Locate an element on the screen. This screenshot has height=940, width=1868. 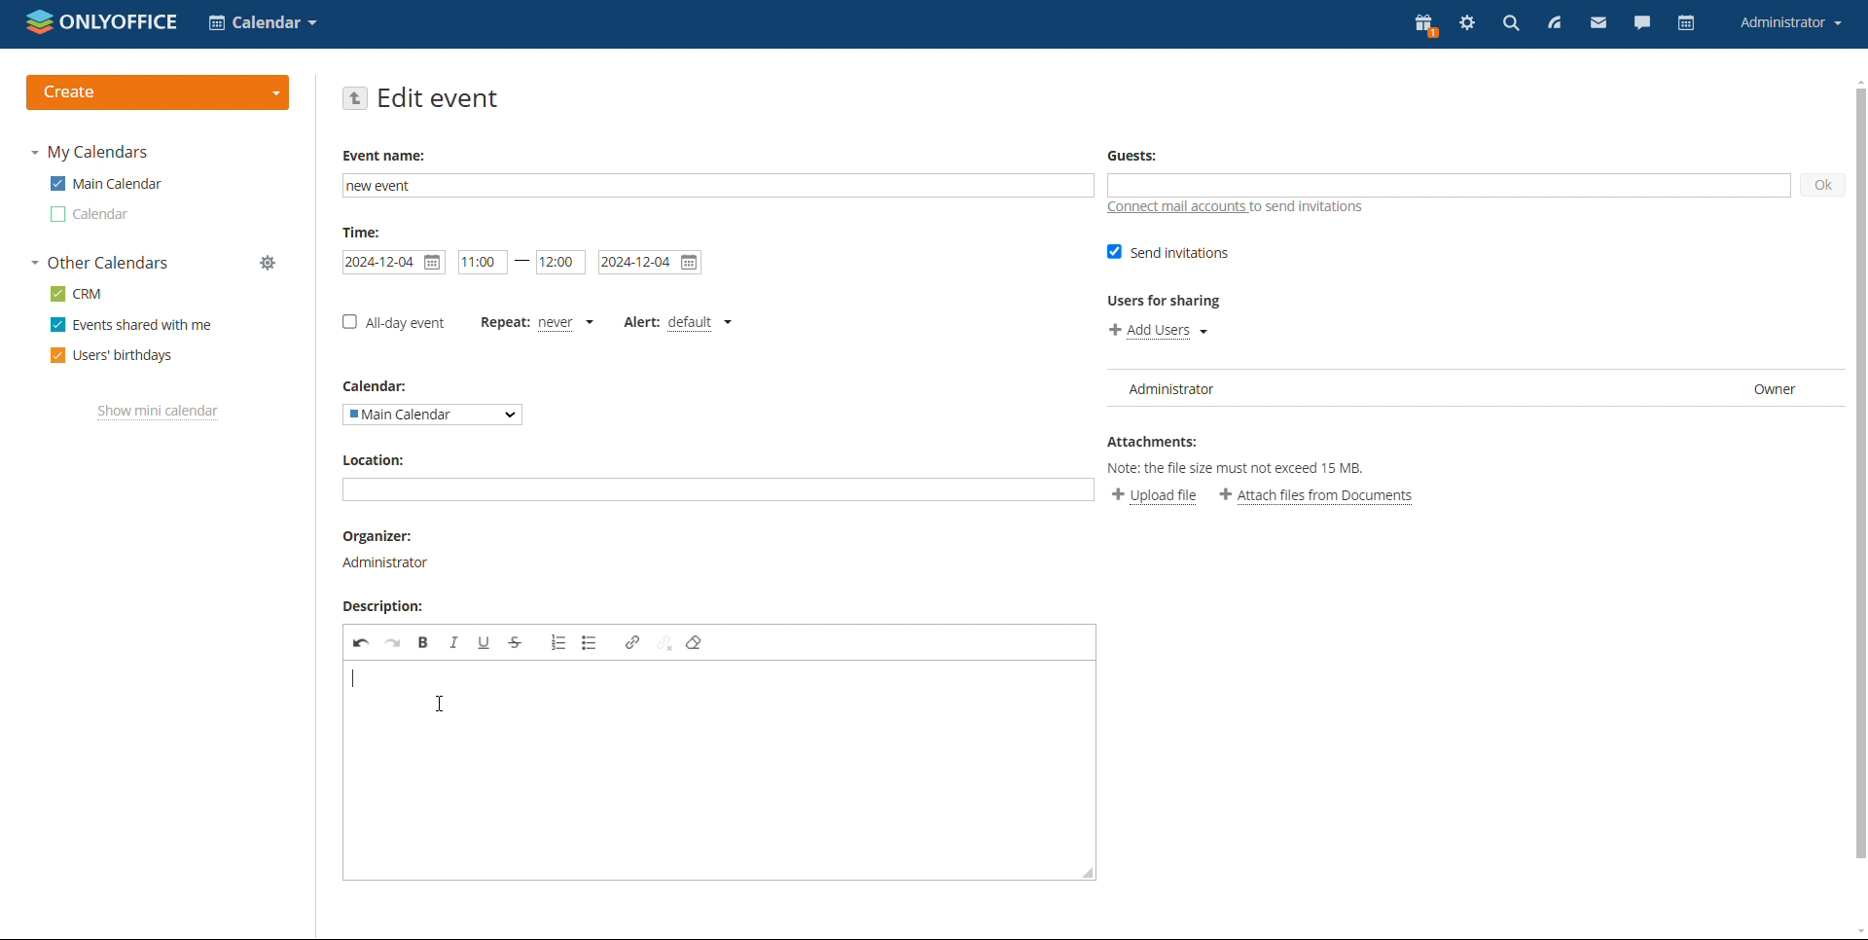
end time is located at coordinates (561, 262).